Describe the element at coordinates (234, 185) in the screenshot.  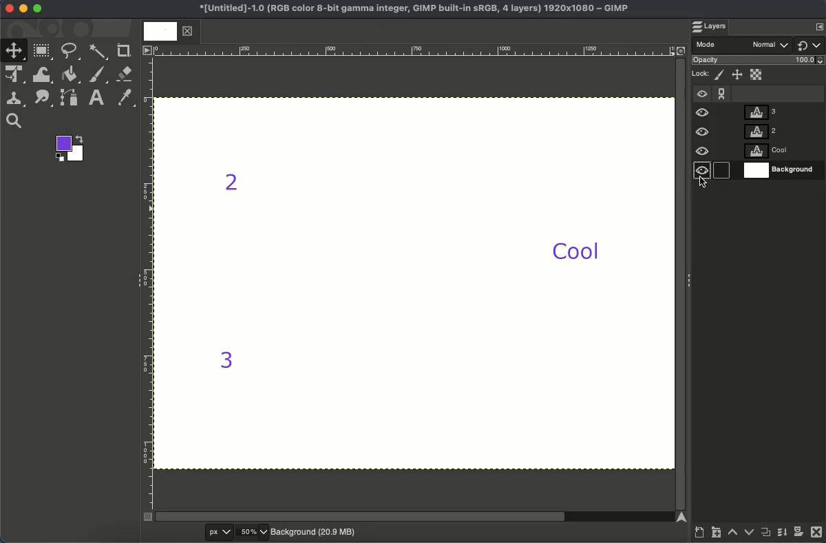
I see `2` at that location.